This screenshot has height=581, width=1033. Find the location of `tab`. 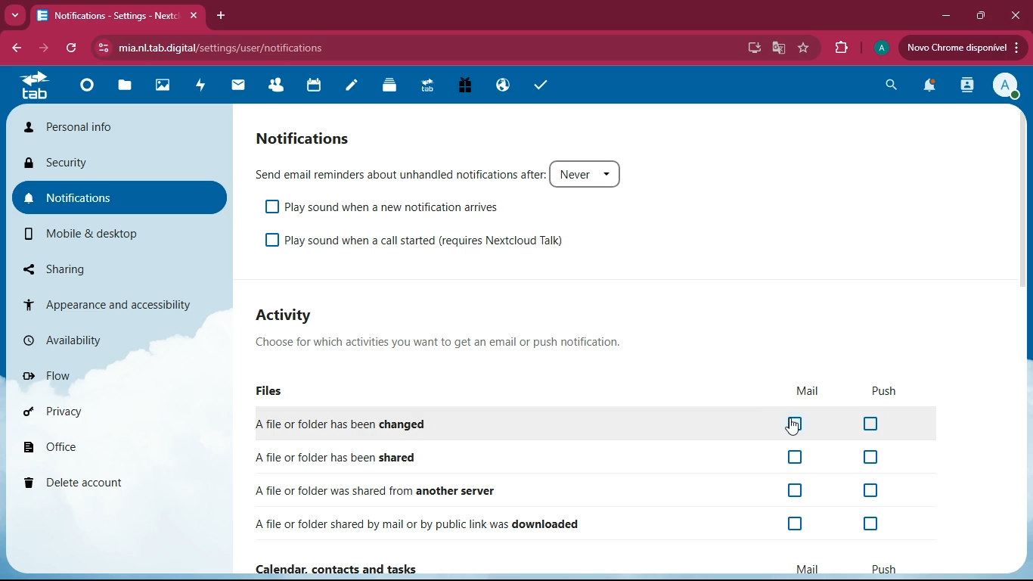

tab is located at coordinates (116, 16).